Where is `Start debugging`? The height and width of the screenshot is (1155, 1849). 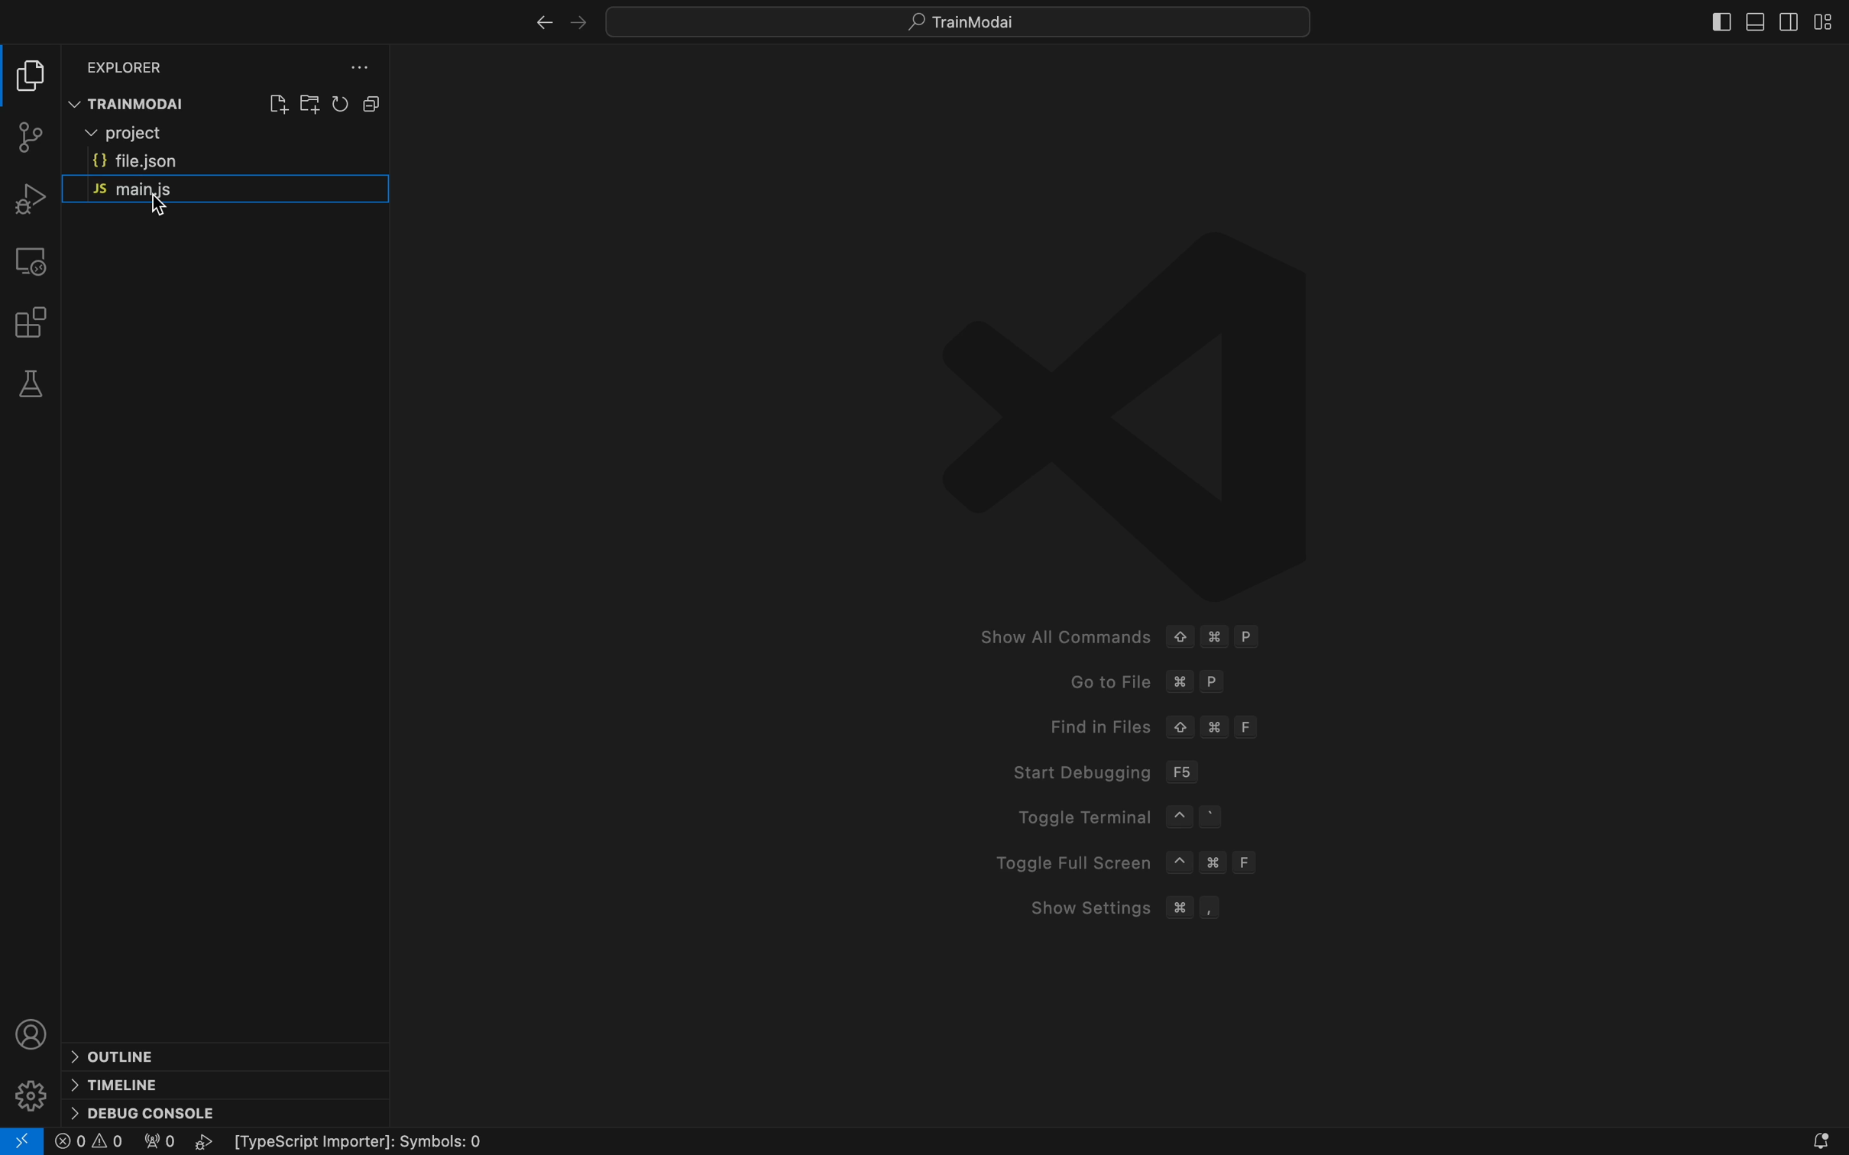
Start debugging is located at coordinates (1103, 773).